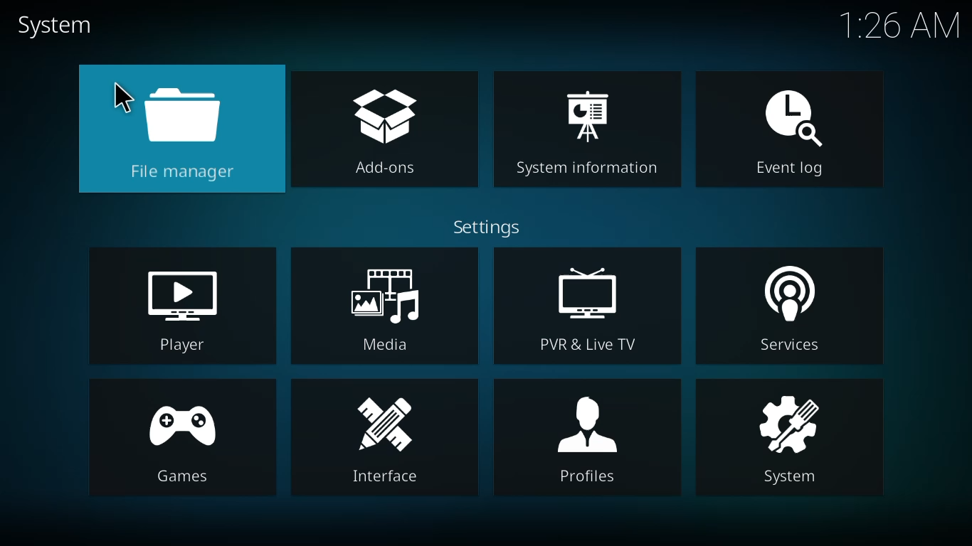  I want to click on event log, so click(786, 129).